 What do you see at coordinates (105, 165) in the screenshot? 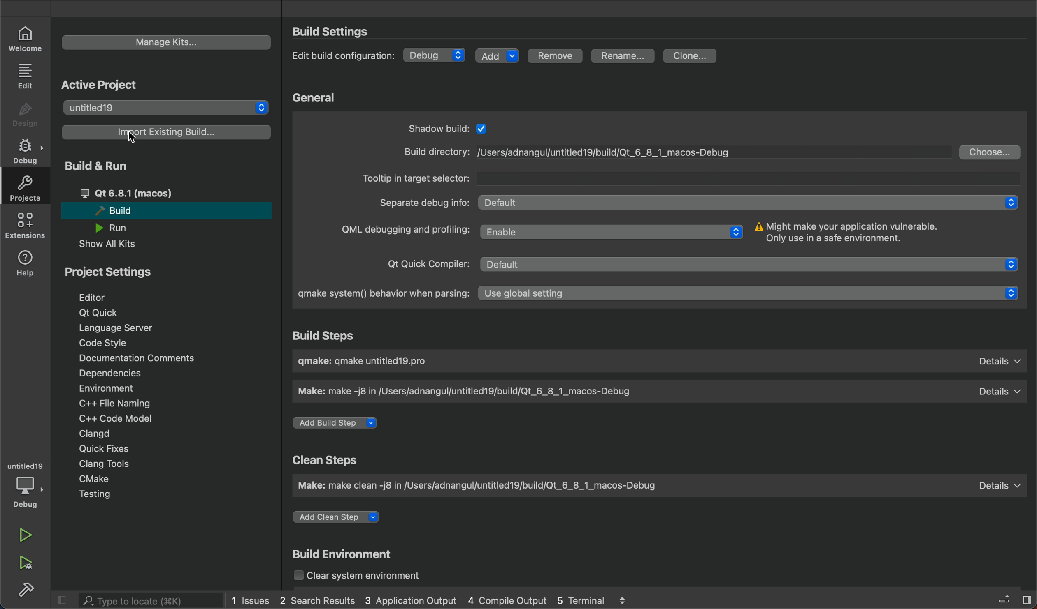
I see `build and run` at bounding box center [105, 165].